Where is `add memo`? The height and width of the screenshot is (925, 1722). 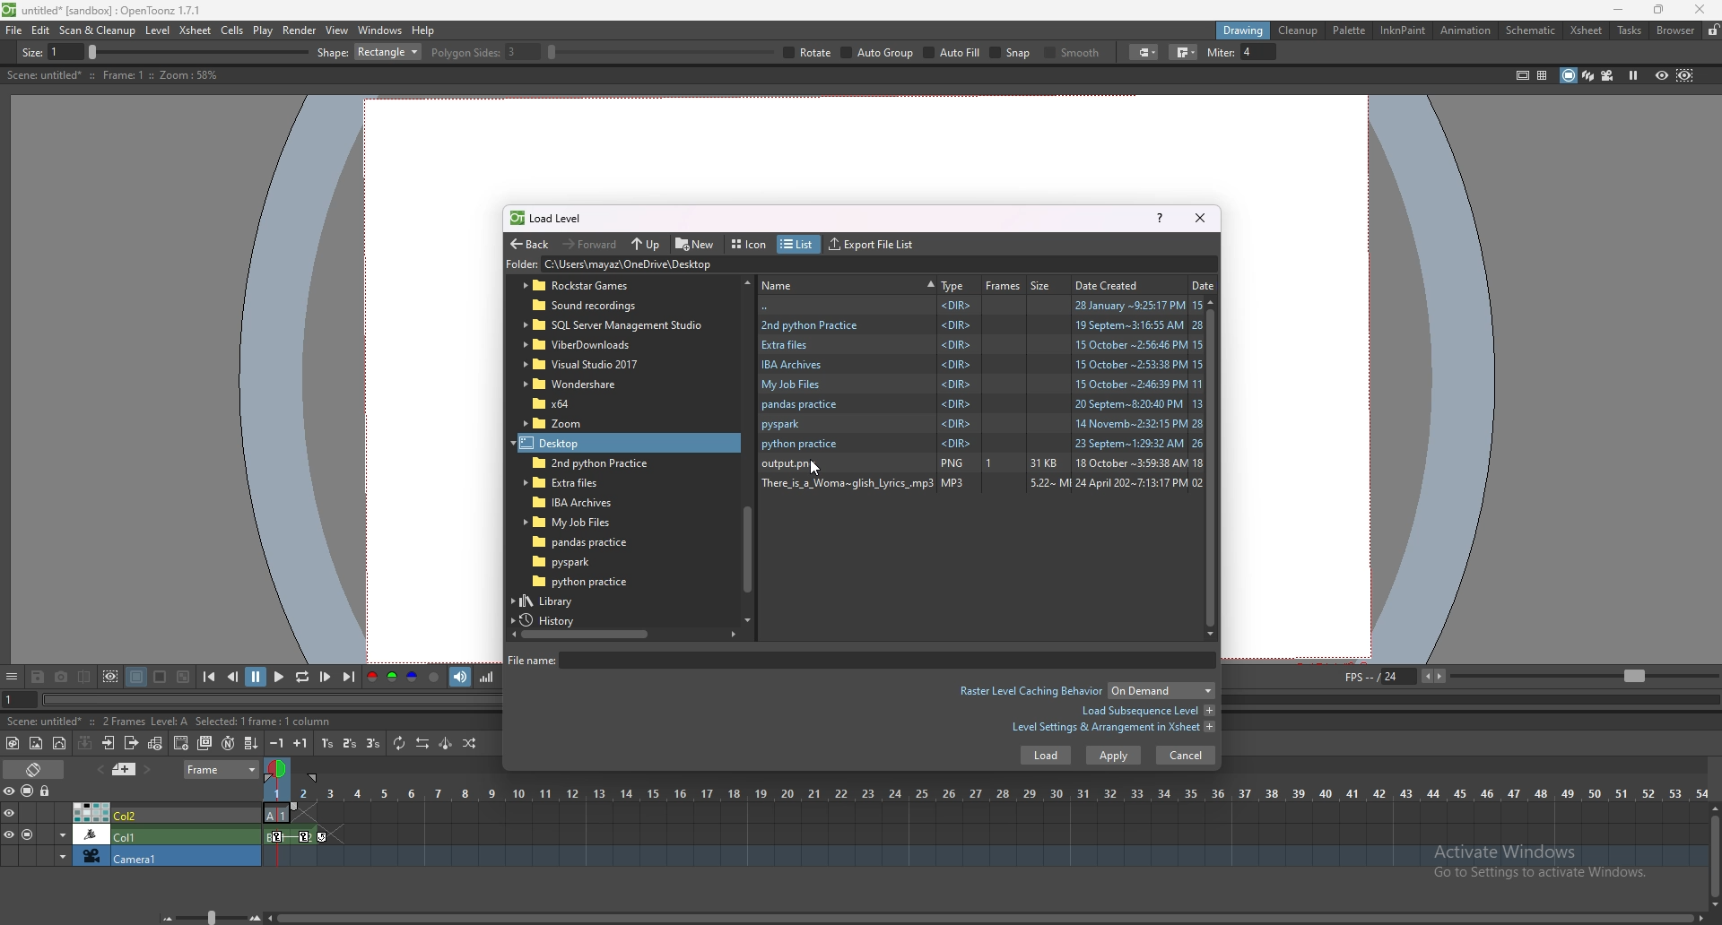
add memo is located at coordinates (125, 768).